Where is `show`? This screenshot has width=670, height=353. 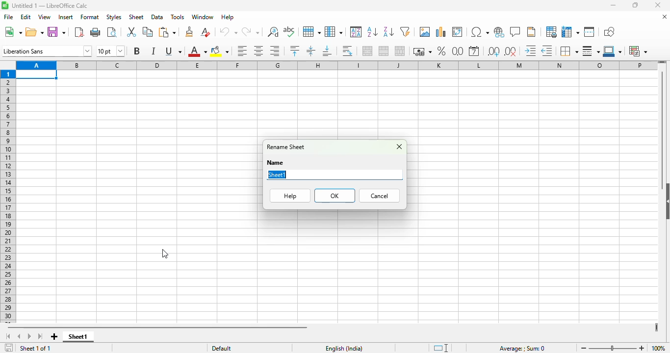
show is located at coordinates (666, 201).